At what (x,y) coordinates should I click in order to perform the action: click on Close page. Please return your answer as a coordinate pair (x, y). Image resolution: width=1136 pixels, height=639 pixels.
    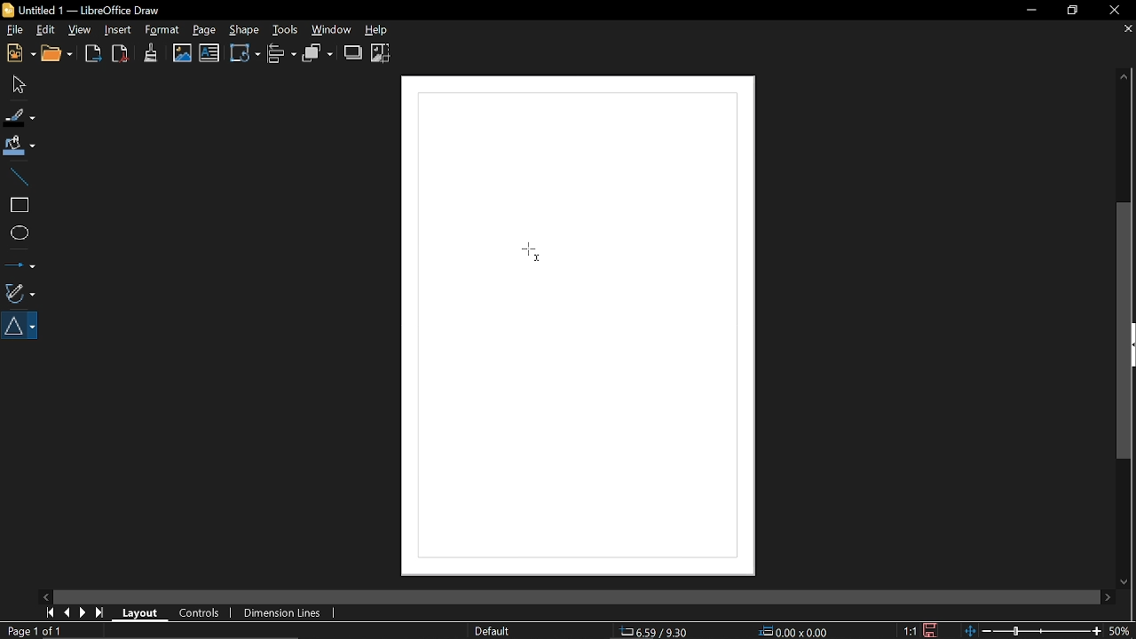
    Looking at the image, I should click on (1125, 29).